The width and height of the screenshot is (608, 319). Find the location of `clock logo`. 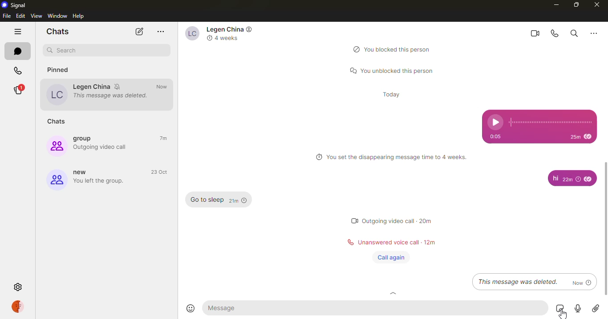

clock logo is located at coordinates (209, 38).